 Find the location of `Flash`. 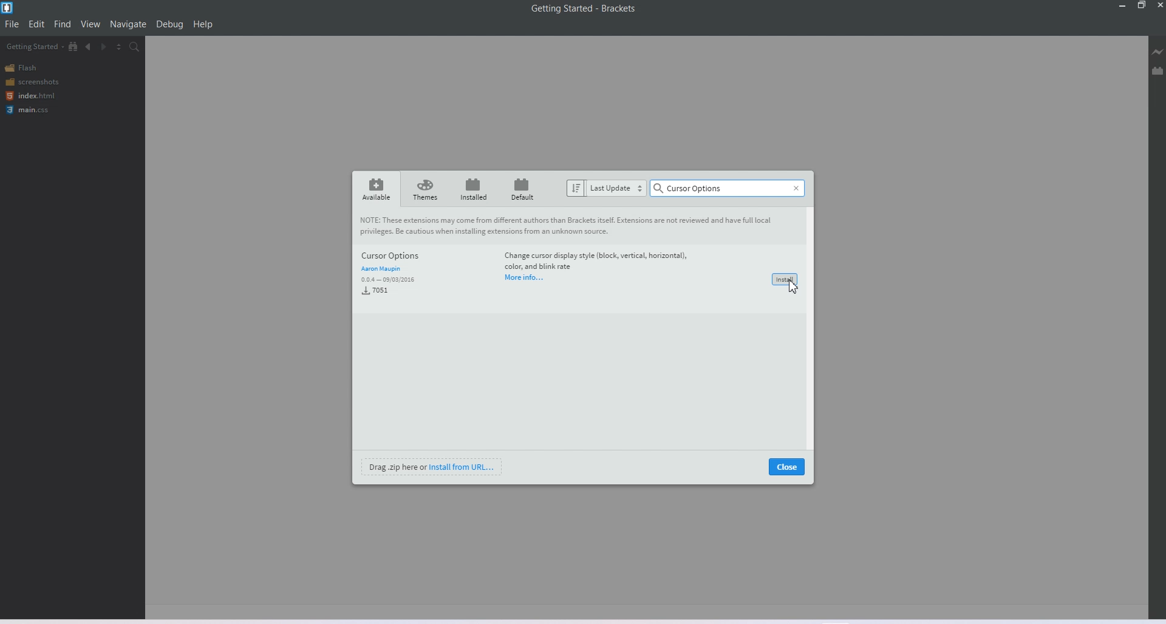

Flash is located at coordinates (23, 68).